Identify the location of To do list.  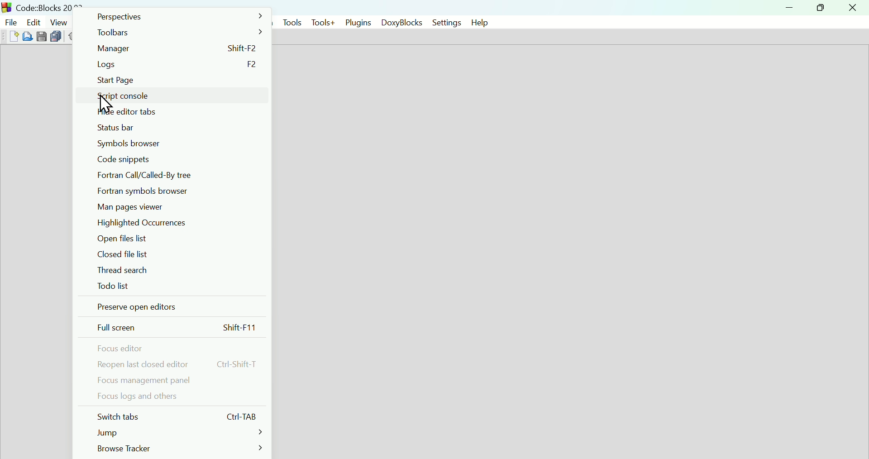
(174, 286).